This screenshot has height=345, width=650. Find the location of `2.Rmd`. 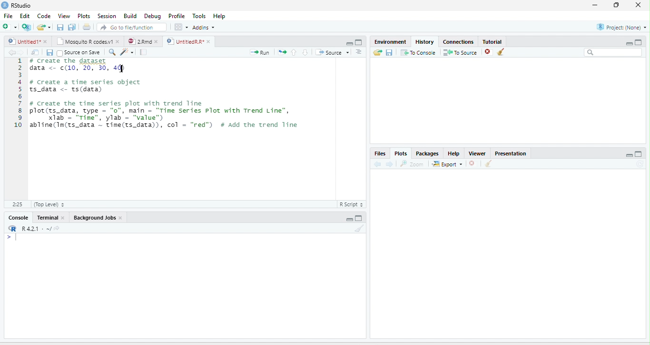

2.Rmd is located at coordinates (138, 41).